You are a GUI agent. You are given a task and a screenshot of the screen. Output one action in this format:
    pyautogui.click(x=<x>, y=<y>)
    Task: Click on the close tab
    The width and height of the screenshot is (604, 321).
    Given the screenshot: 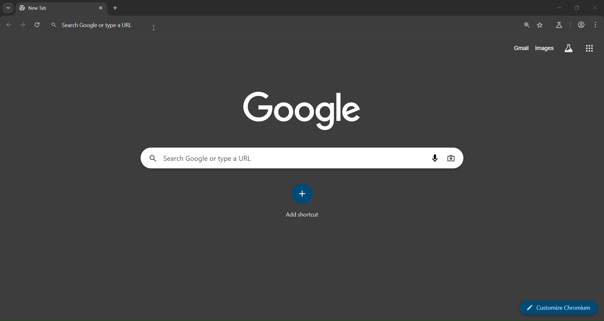 What is the action you would take?
    pyautogui.click(x=100, y=8)
    